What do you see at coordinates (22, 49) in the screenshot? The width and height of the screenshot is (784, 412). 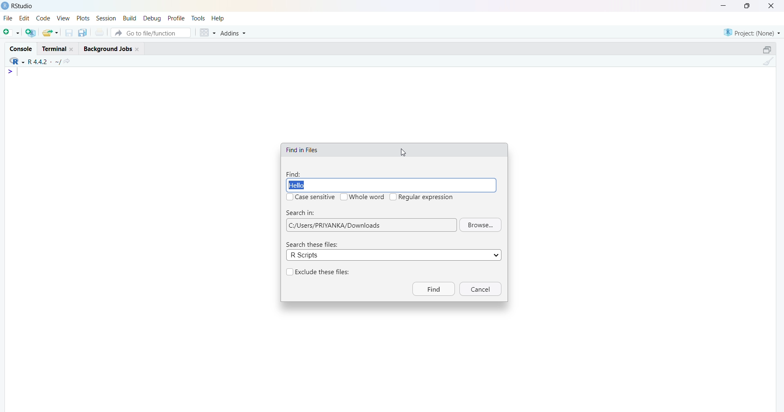 I see `console` at bounding box center [22, 49].